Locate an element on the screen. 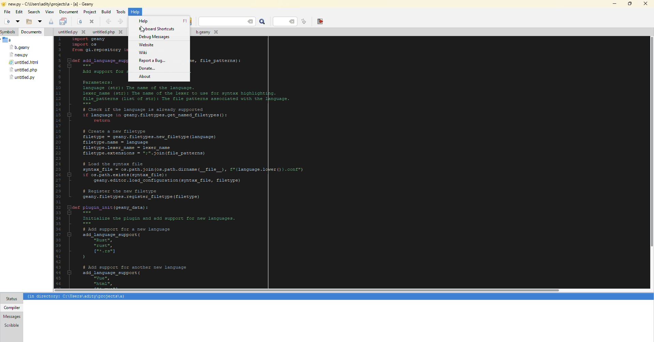  report a bug is located at coordinates (153, 61).